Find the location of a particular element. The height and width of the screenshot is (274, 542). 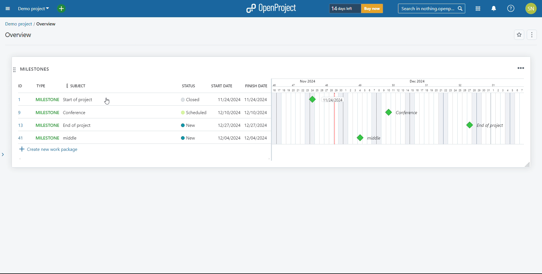

12/10/2024 is located at coordinates (256, 112).